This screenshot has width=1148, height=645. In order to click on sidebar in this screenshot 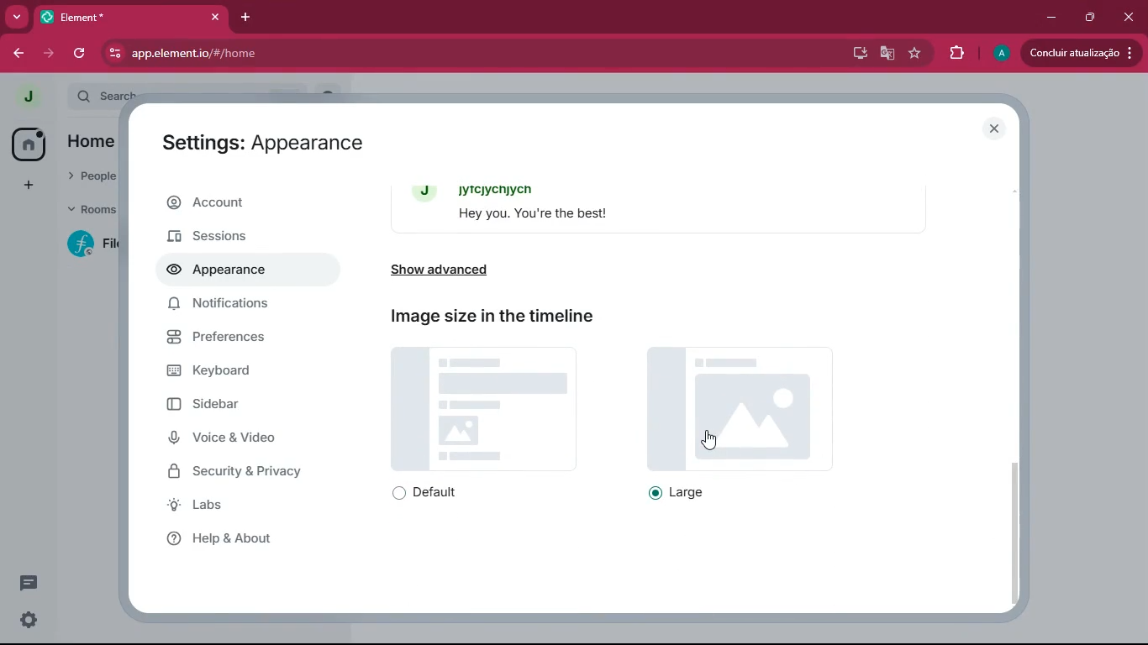, I will do `click(240, 408)`.